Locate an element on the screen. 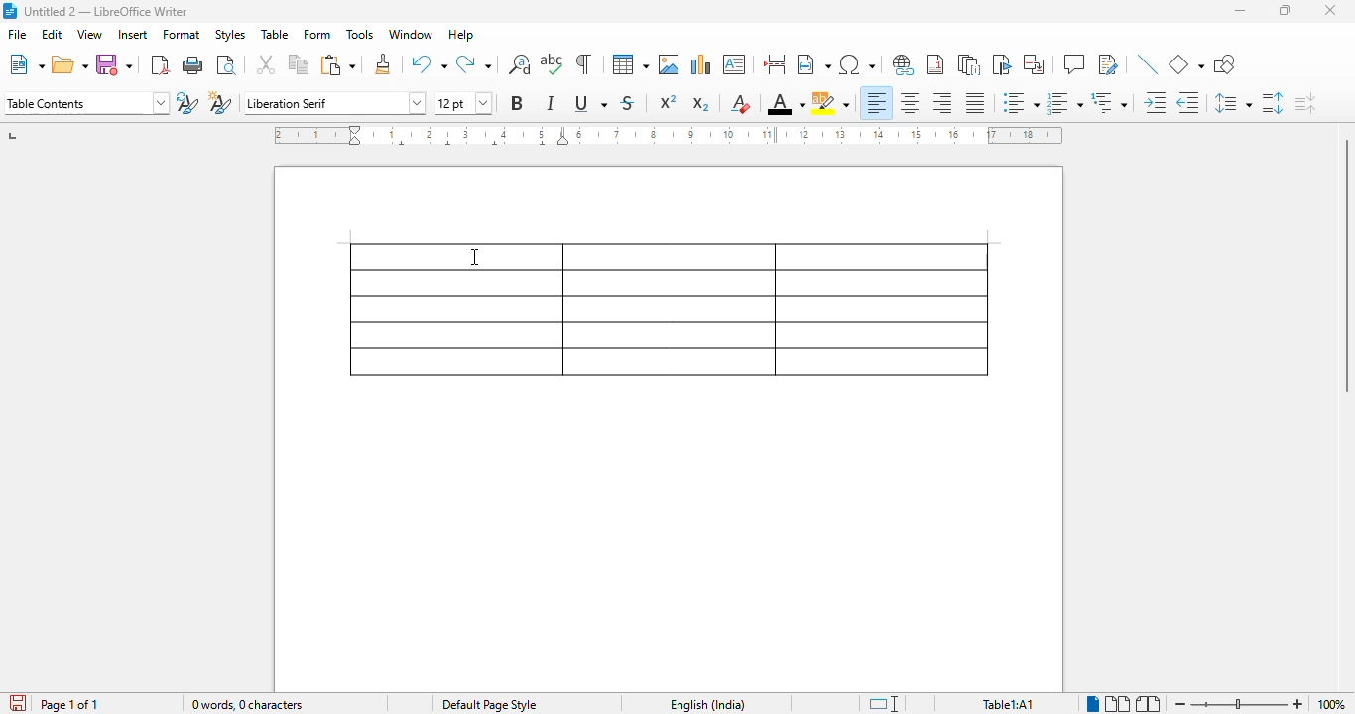  bold is located at coordinates (517, 102).